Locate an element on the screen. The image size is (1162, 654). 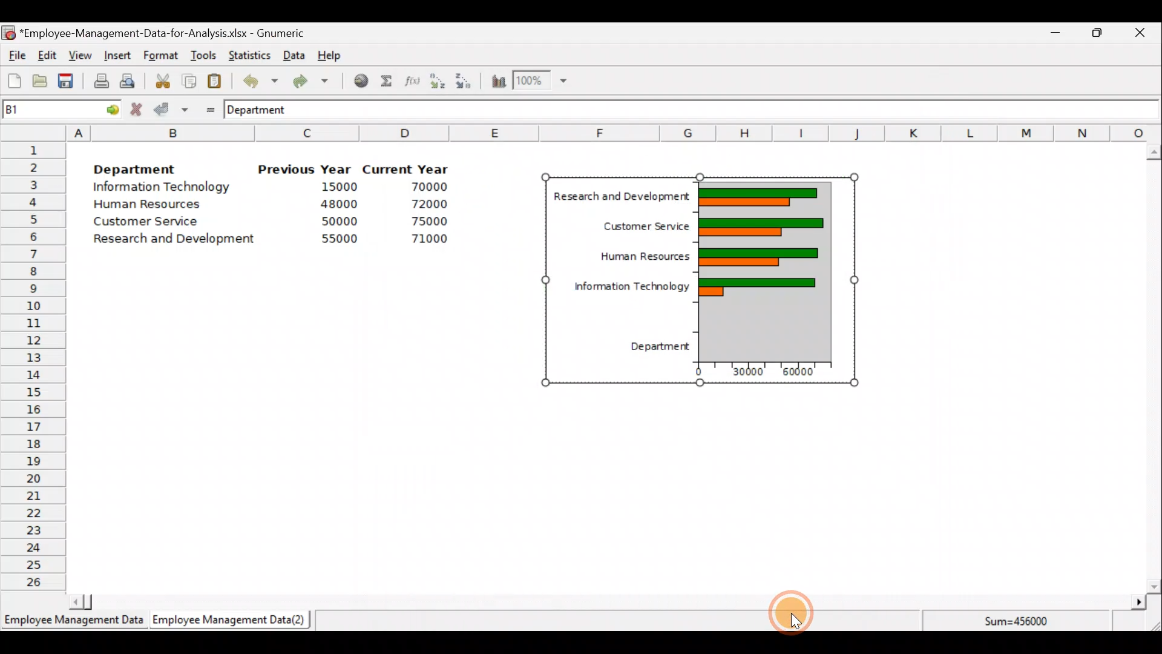
Cut the selection is located at coordinates (159, 79).